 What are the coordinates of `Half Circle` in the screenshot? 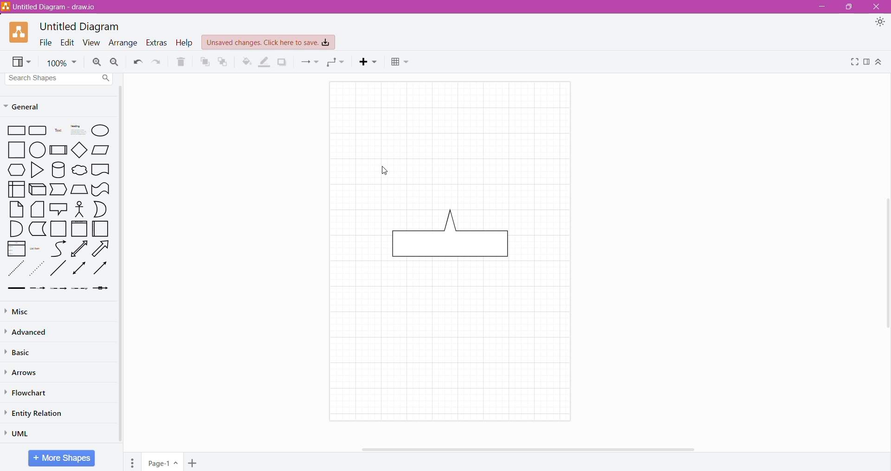 It's located at (101, 209).